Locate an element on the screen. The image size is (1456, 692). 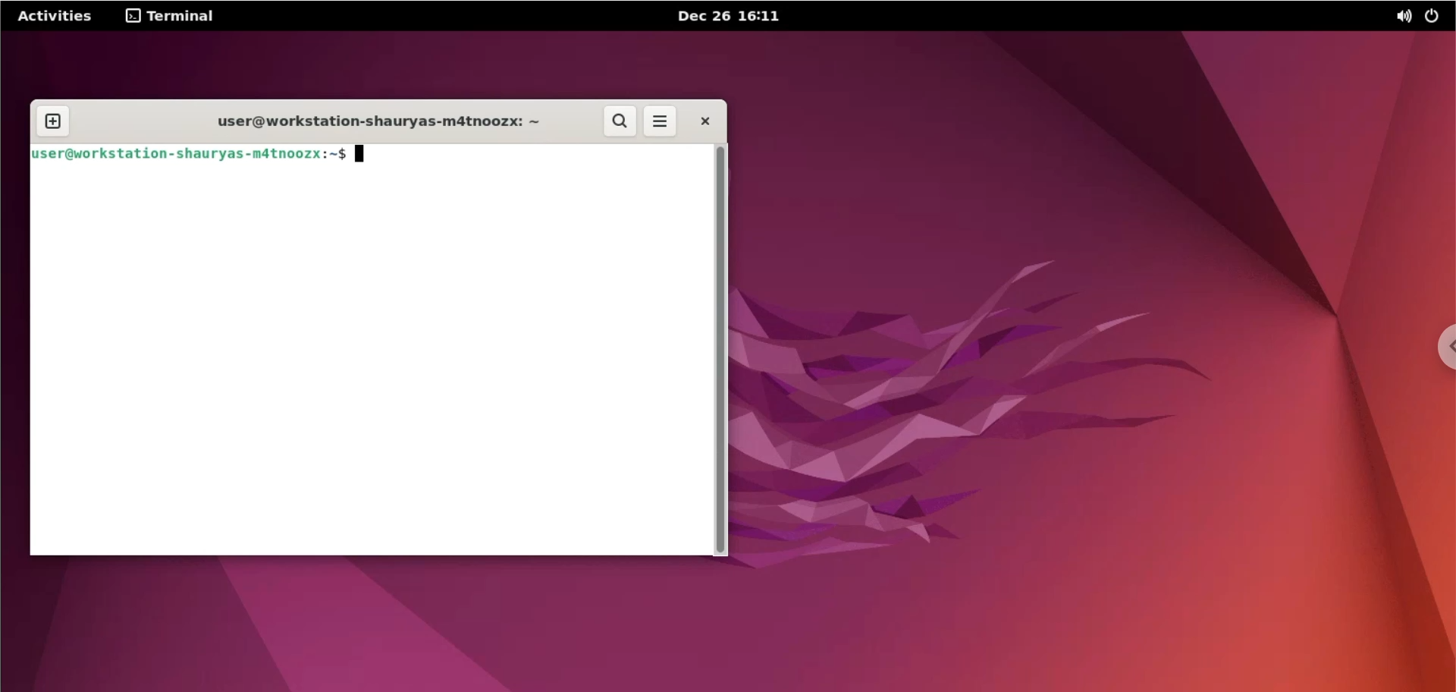
date and time is located at coordinates (730, 14).